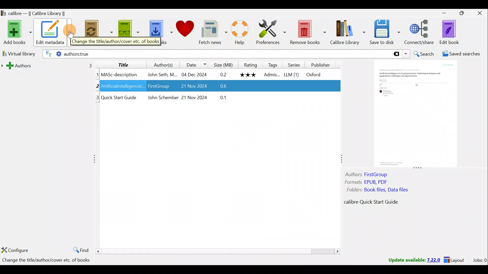 The height and width of the screenshot is (274, 488). Describe the element at coordinates (415, 137) in the screenshot. I see `Book preview column` at that location.